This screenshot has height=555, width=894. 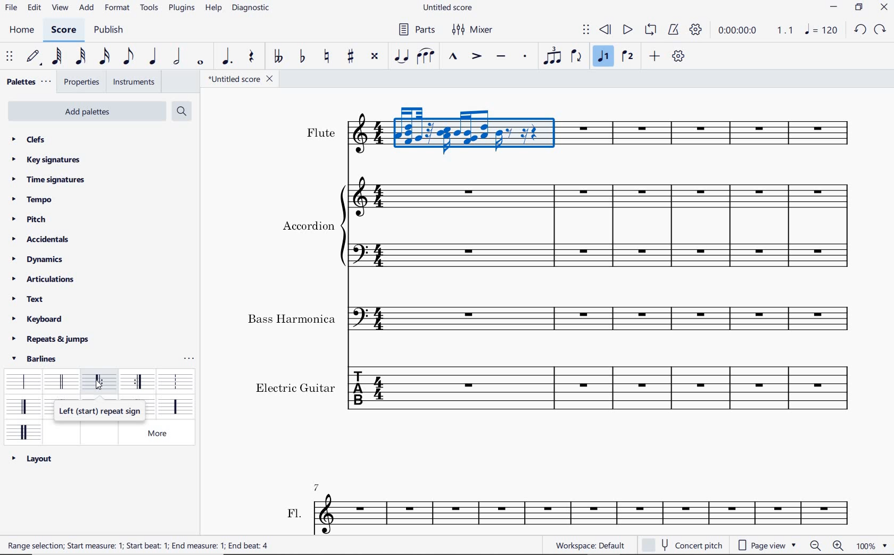 I want to click on toggle double-flat, so click(x=278, y=57).